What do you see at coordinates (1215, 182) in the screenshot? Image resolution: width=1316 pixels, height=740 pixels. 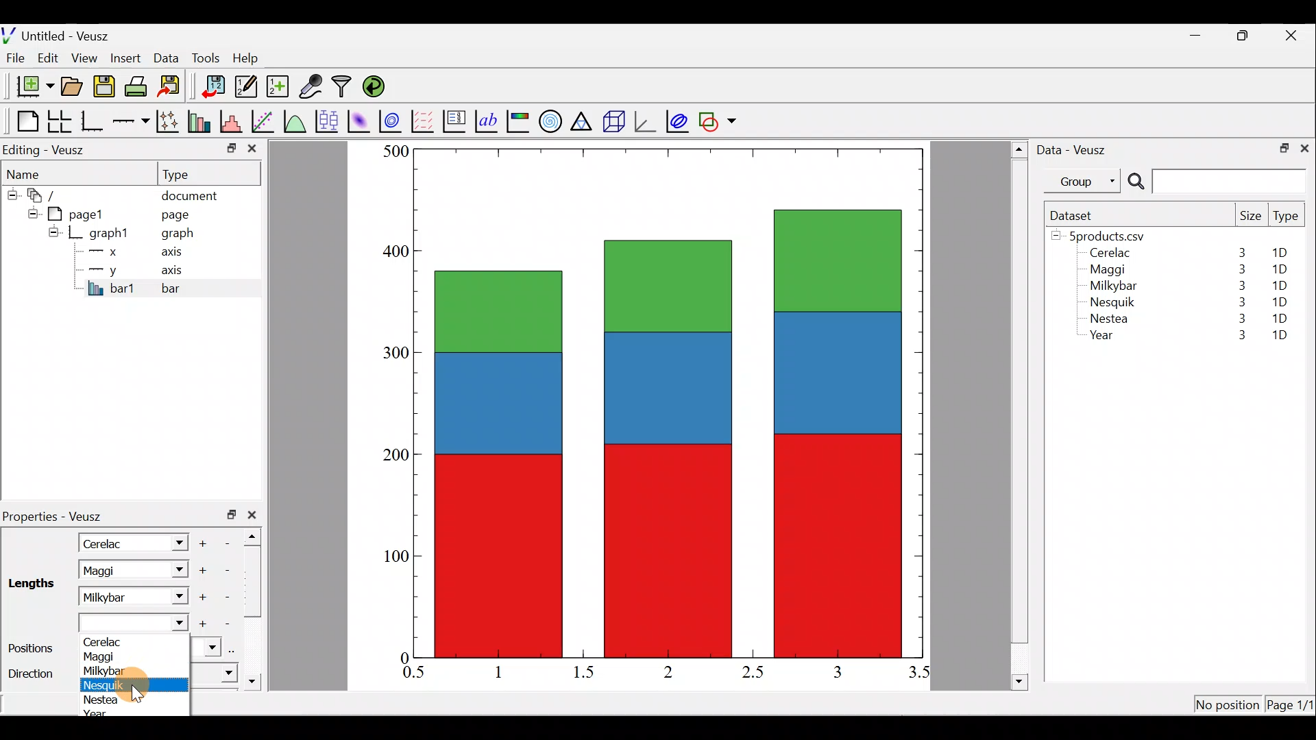 I see `Search bar` at bounding box center [1215, 182].